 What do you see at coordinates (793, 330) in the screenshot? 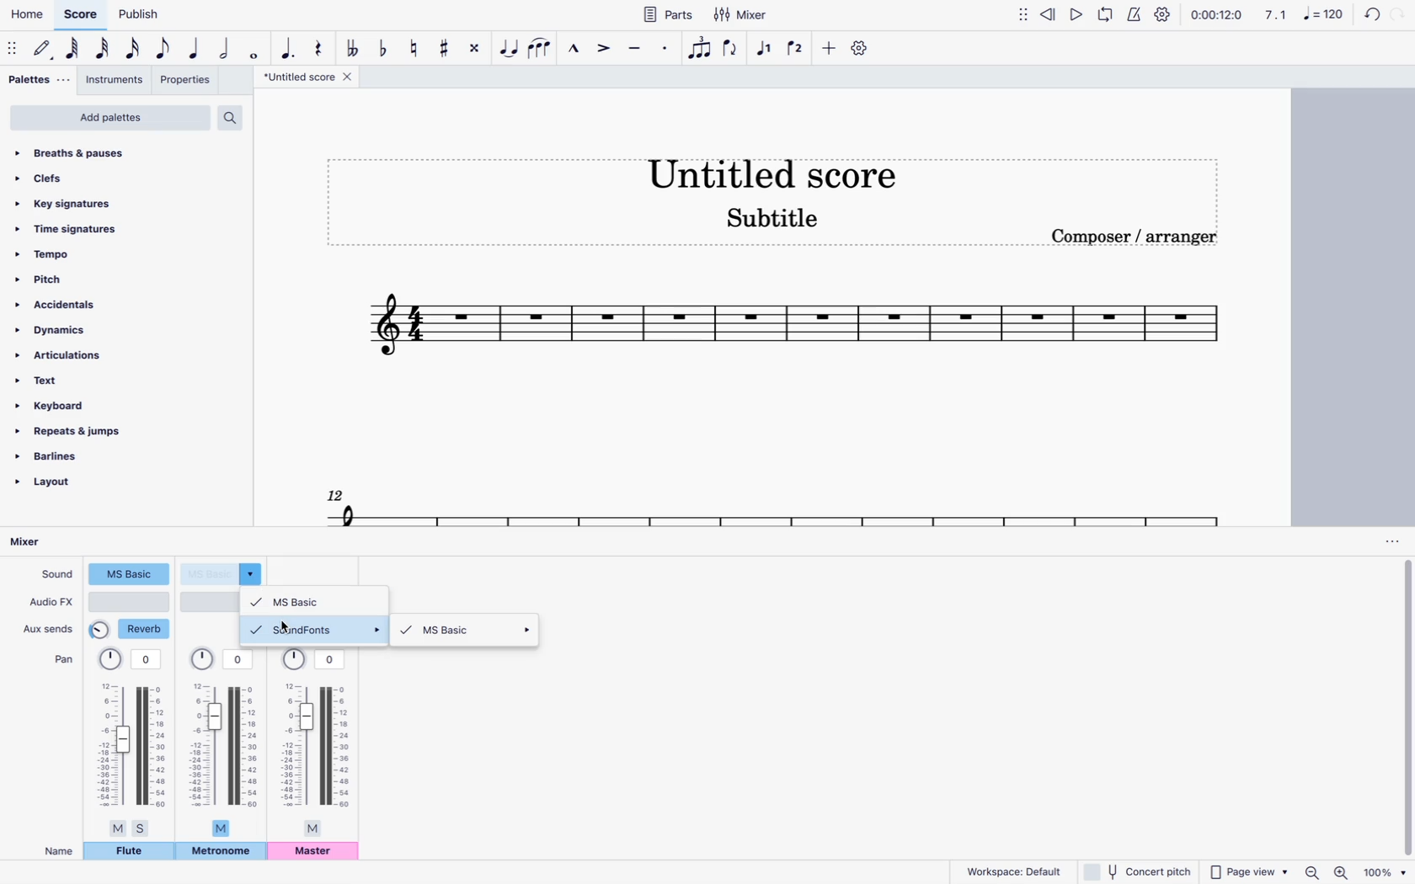
I see `score` at bounding box center [793, 330].